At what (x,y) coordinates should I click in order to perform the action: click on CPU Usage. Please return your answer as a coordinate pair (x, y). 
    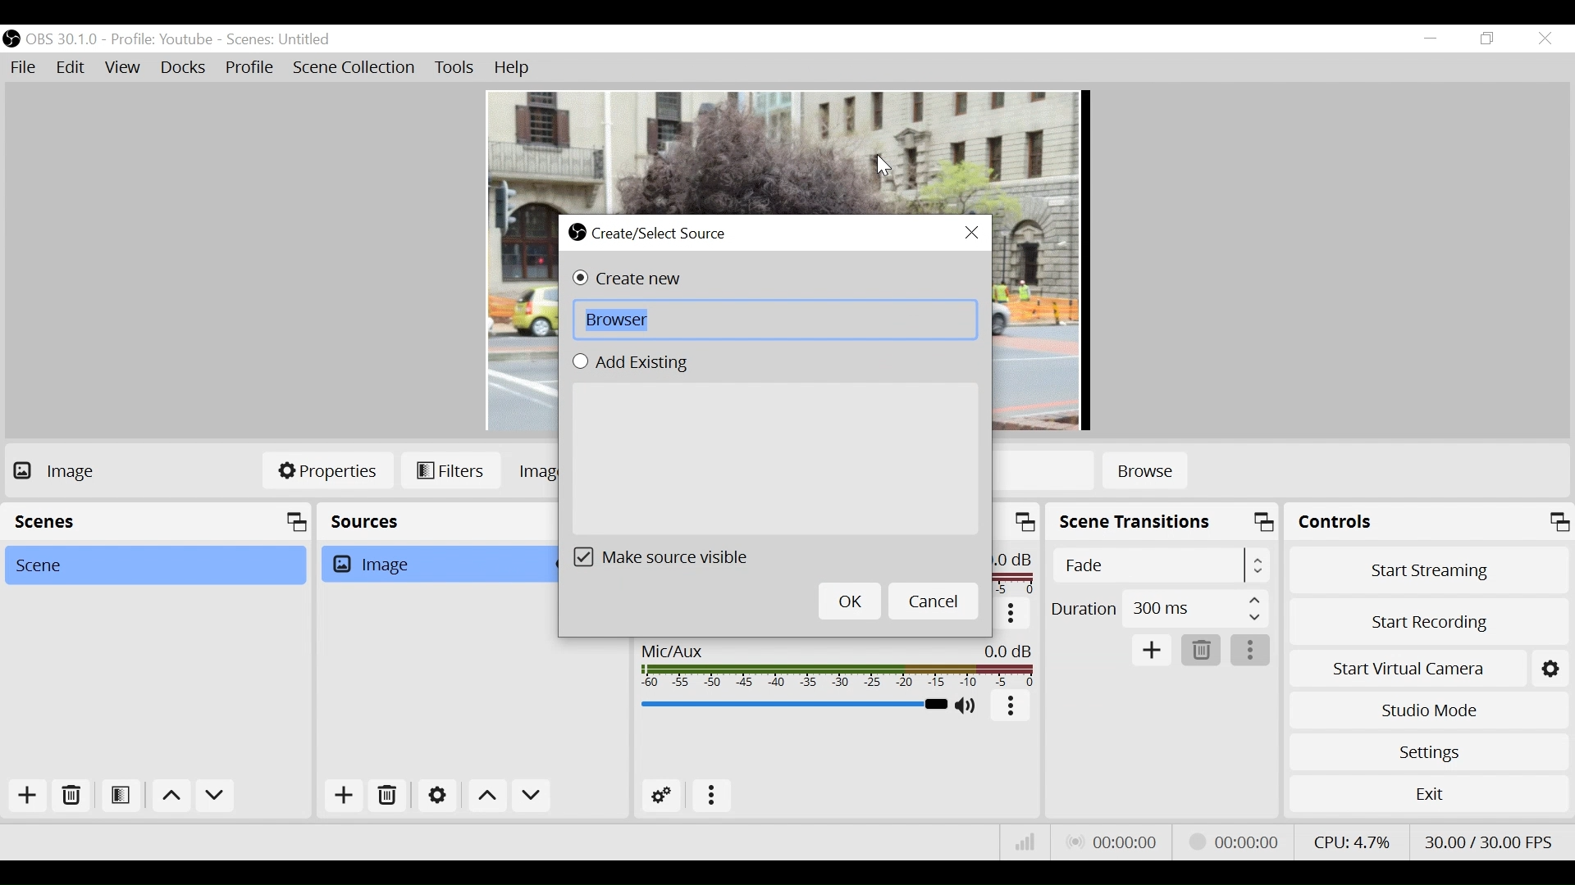
    Looking at the image, I should click on (1357, 842).